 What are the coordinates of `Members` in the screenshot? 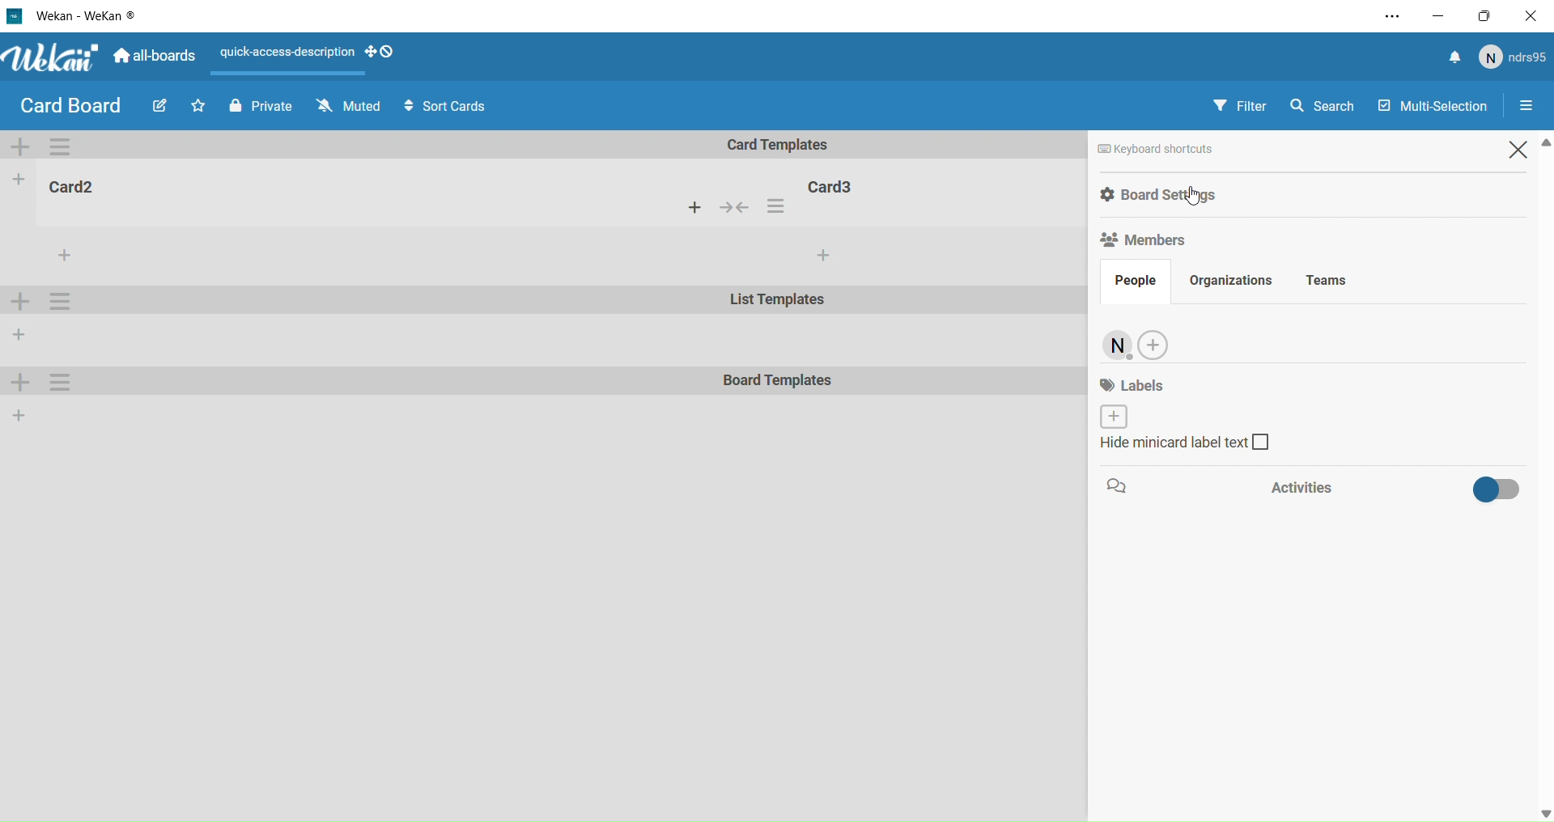 It's located at (1153, 241).